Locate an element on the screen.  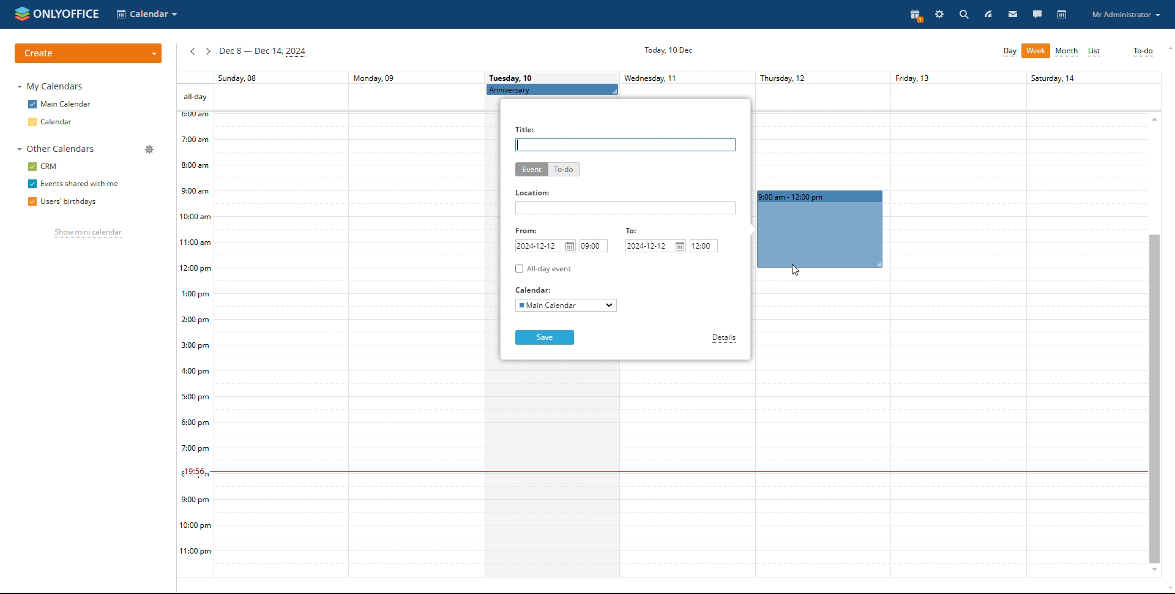
details is located at coordinates (725, 339).